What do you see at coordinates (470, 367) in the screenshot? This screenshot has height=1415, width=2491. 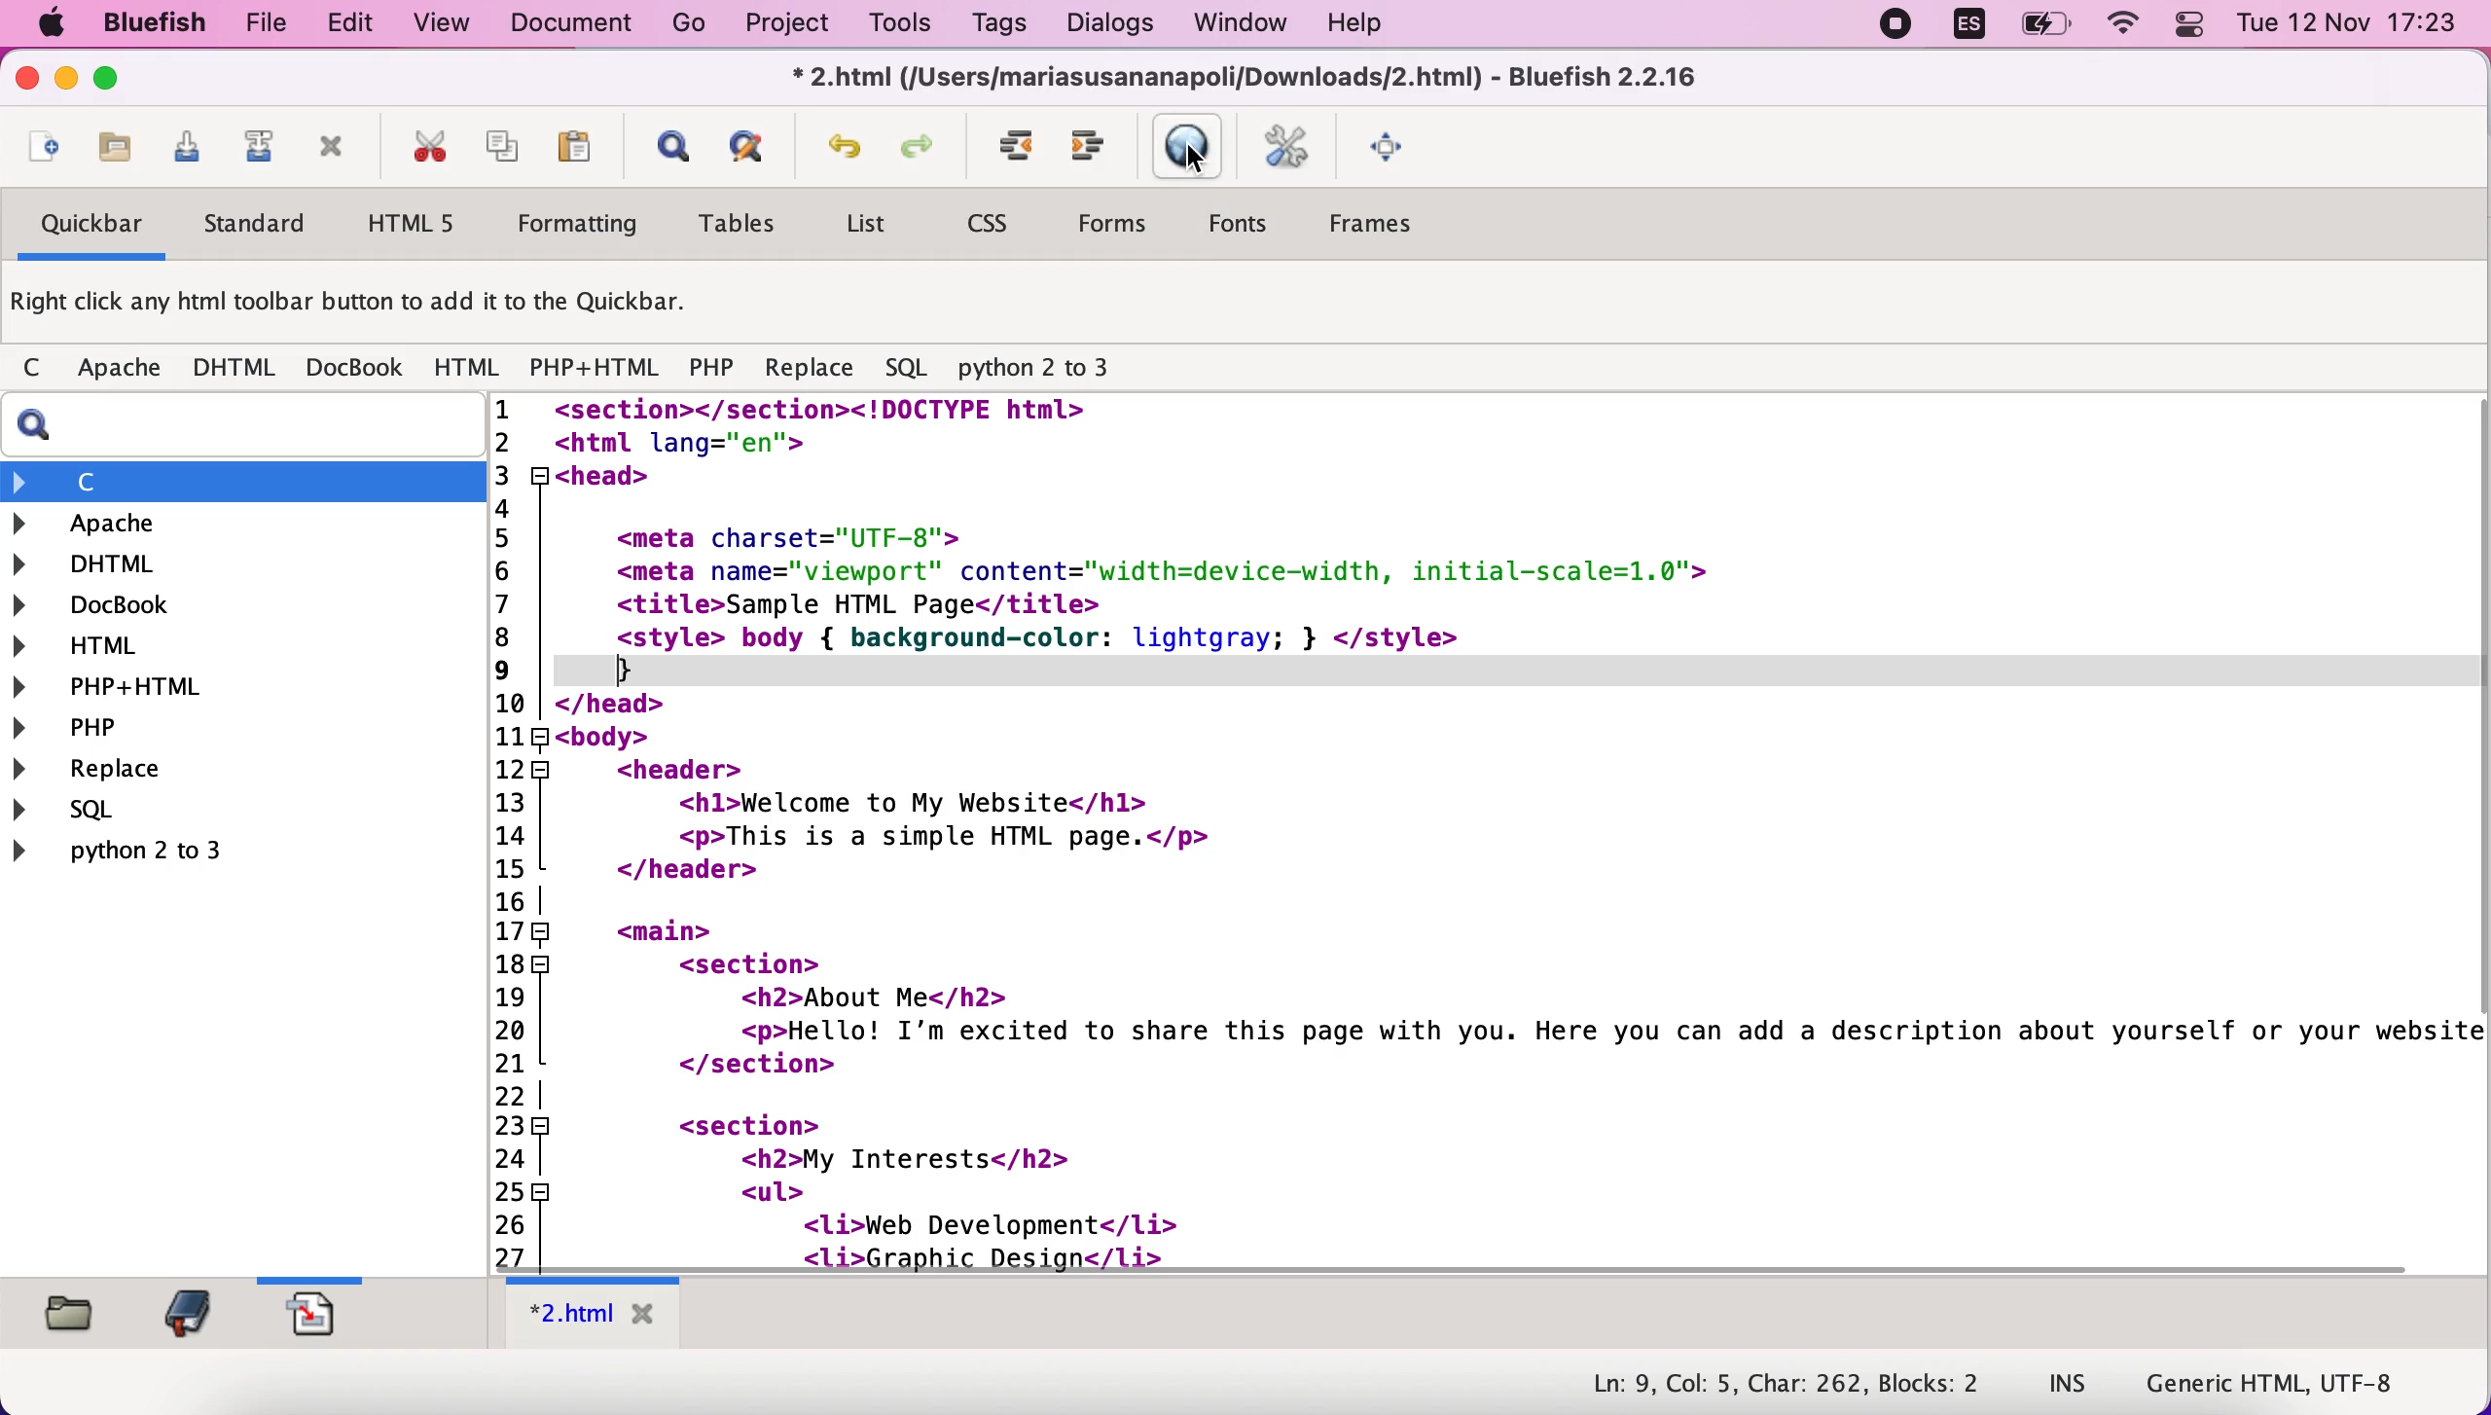 I see `html` at bounding box center [470, 367].